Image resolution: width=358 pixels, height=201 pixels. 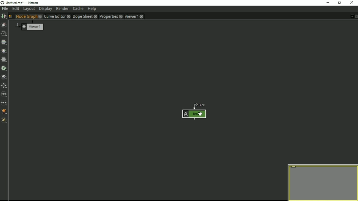 I want to click on Node, so click(x=197, y=112).